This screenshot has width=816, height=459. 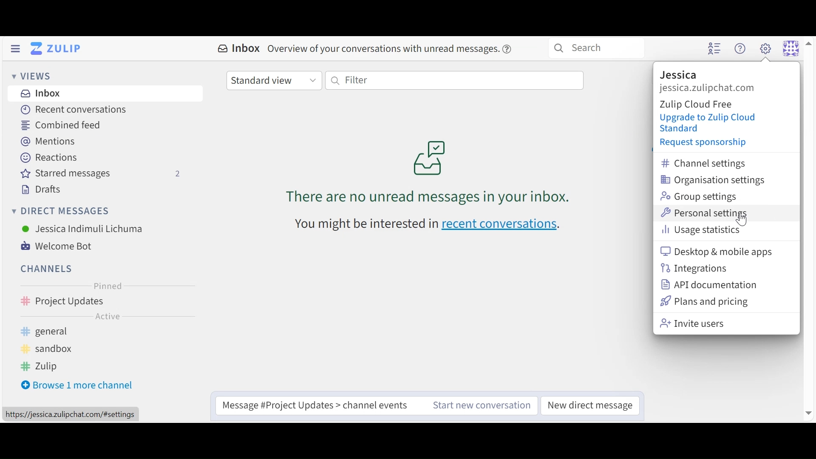 I want to click on Main menu, so click(x=766, y=49).